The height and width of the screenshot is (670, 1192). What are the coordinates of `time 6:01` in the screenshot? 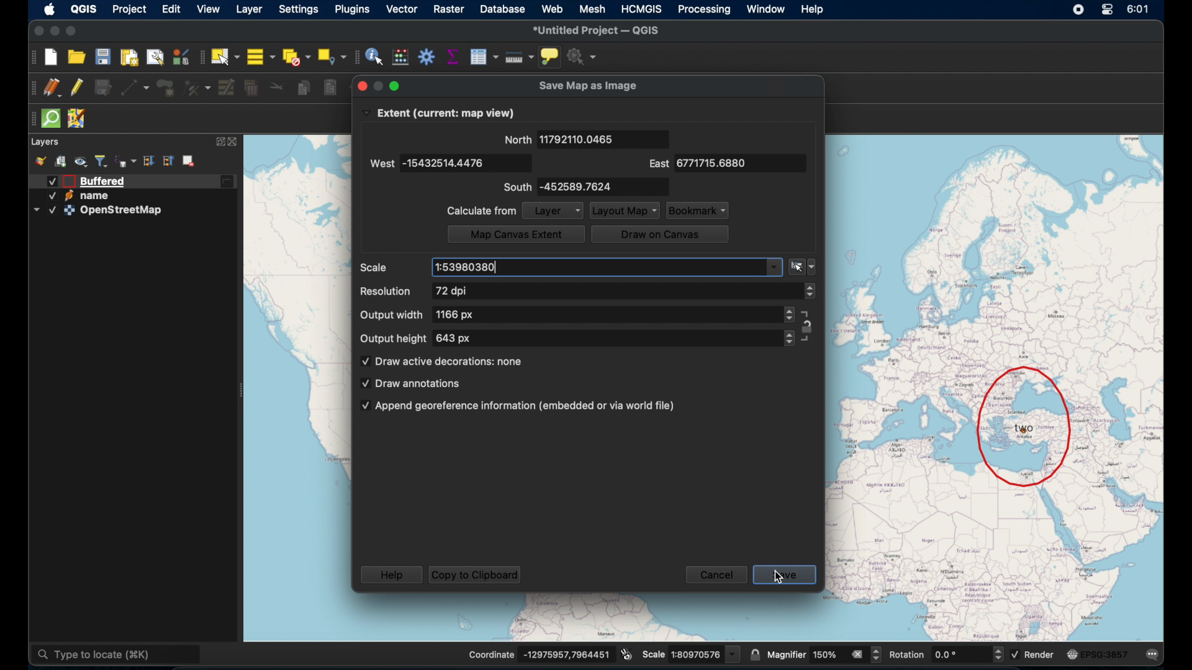 It's located at (1137, 9).